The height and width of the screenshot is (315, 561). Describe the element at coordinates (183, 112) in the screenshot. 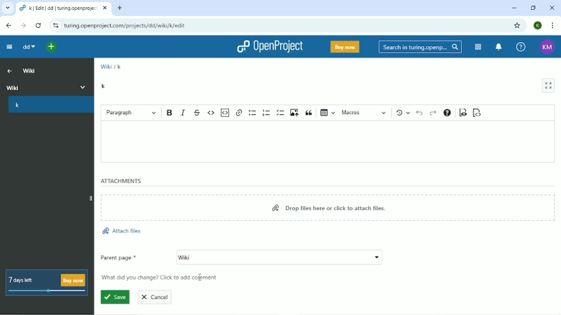

I see `Italic` at that location.